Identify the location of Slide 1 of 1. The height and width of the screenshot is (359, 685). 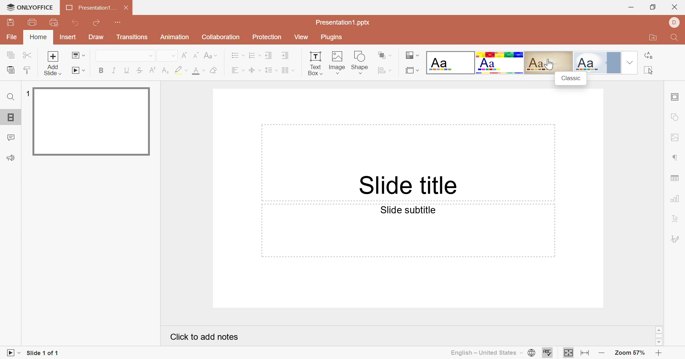
(45, 352).